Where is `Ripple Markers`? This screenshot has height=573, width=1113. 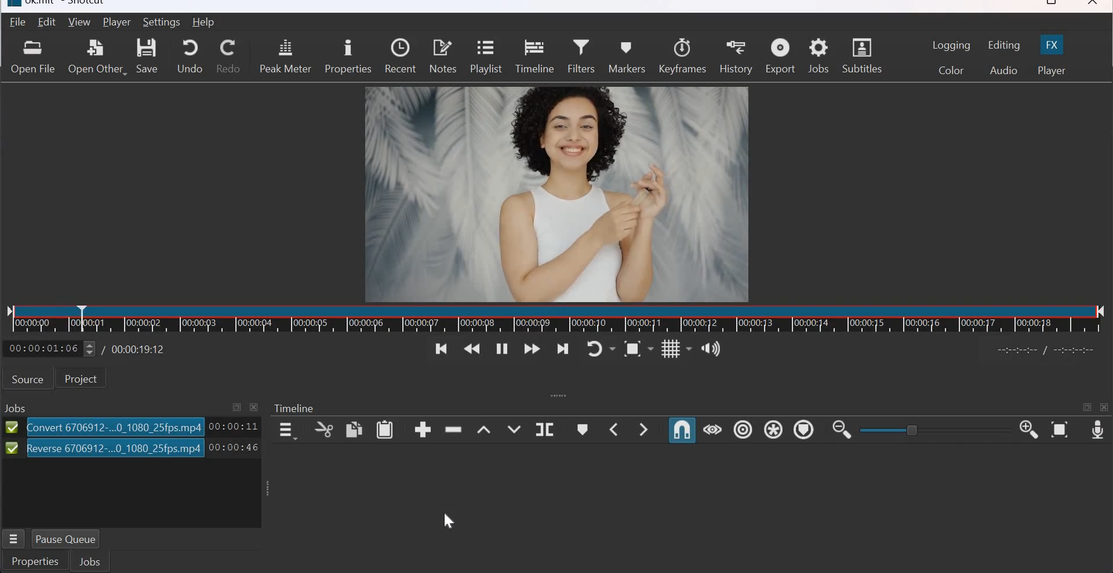 Ripple Markers is located at coordinates (803, 429).